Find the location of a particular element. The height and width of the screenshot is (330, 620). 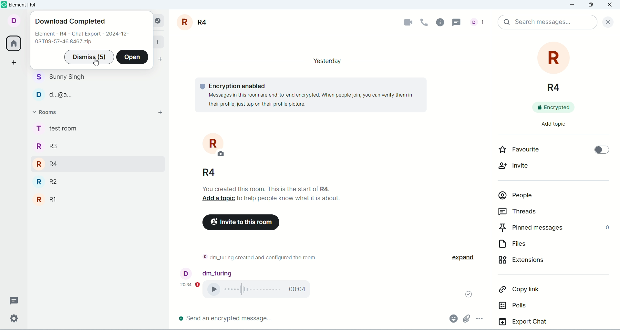

add is located at coordinates (157, 114).